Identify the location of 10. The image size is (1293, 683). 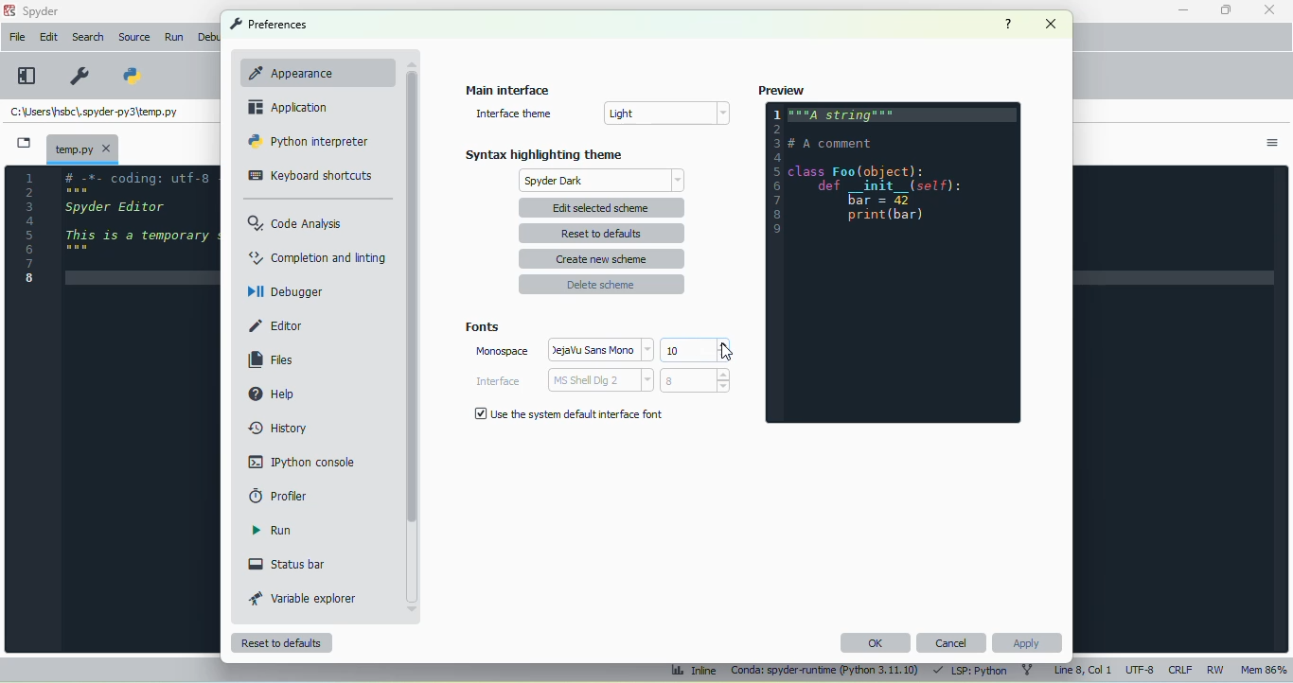
(687, 350).